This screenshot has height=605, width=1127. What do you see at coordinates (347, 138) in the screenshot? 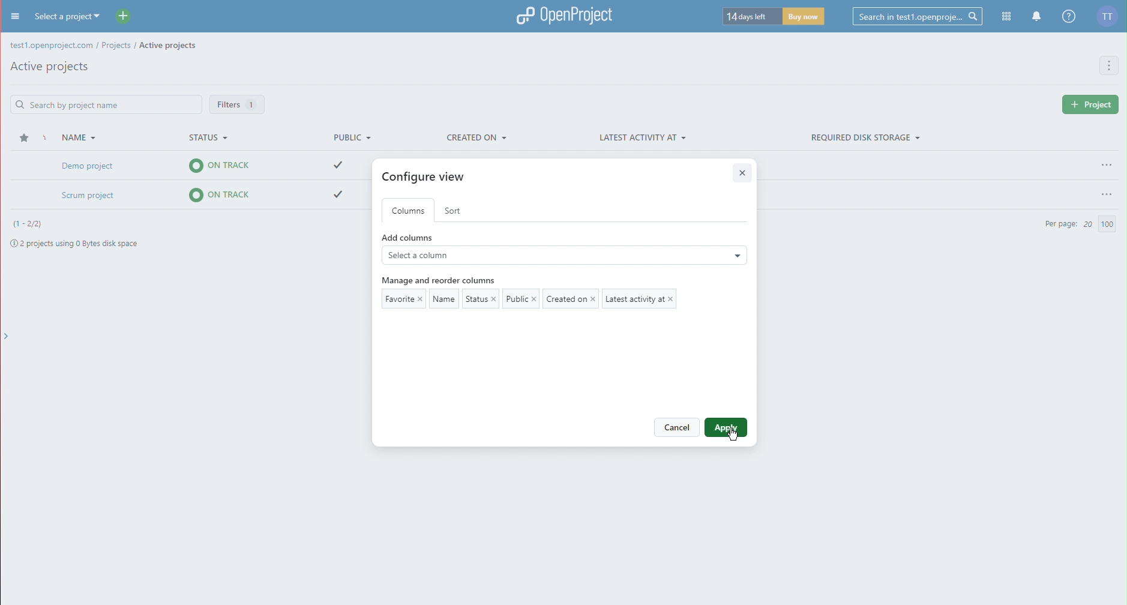
I see `Public` at bounding box center [347, 138].